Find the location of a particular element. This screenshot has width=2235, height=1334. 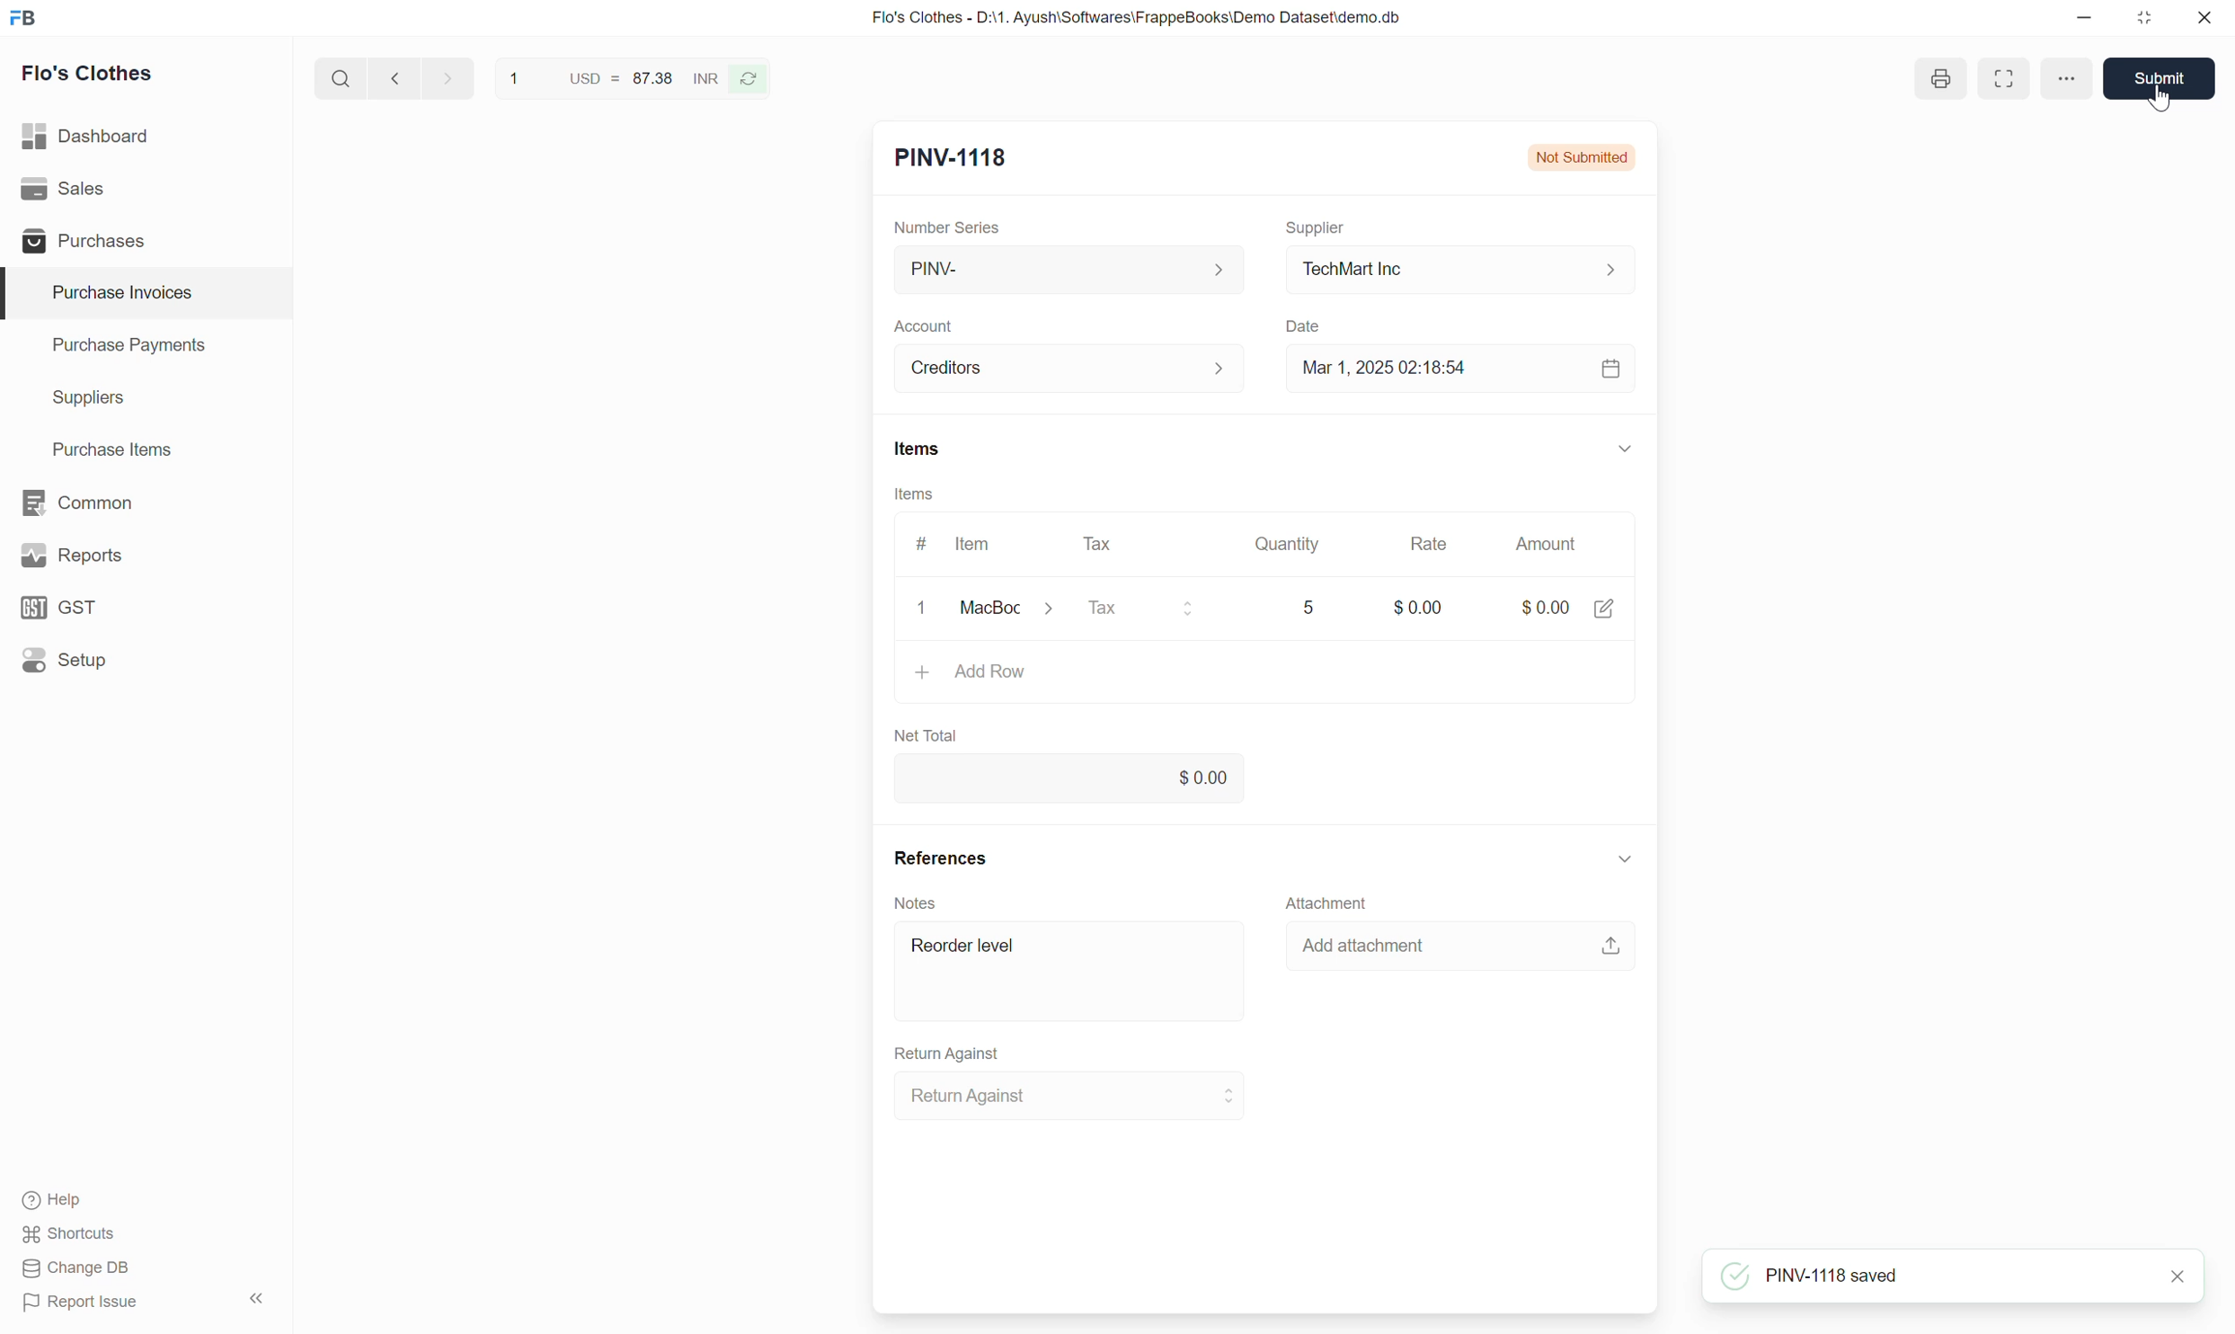

1 USD = 87.38 INR is located at coordinates (611, 77).